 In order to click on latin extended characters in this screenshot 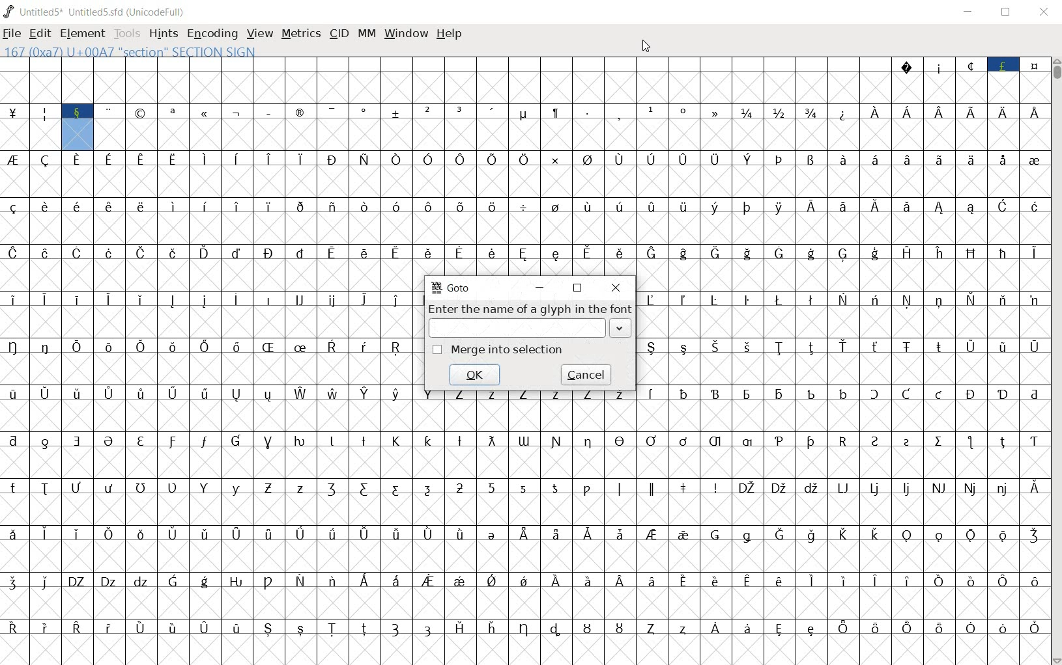, I will do `click(209, 338)`.